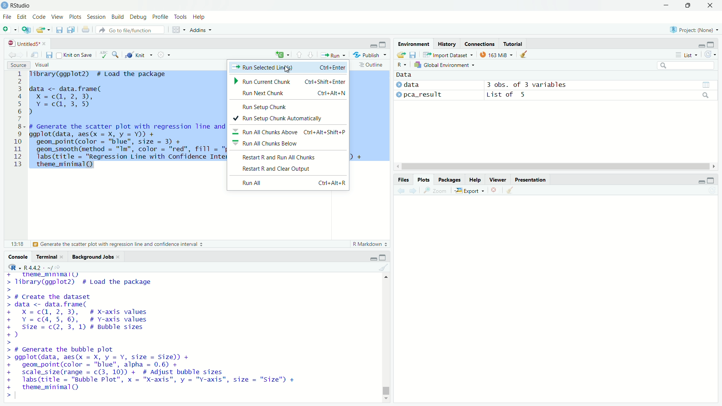  What do you see at coordinates (139, 54) in the screenshot?
I see `Knit` at bounding box center [139, 54].